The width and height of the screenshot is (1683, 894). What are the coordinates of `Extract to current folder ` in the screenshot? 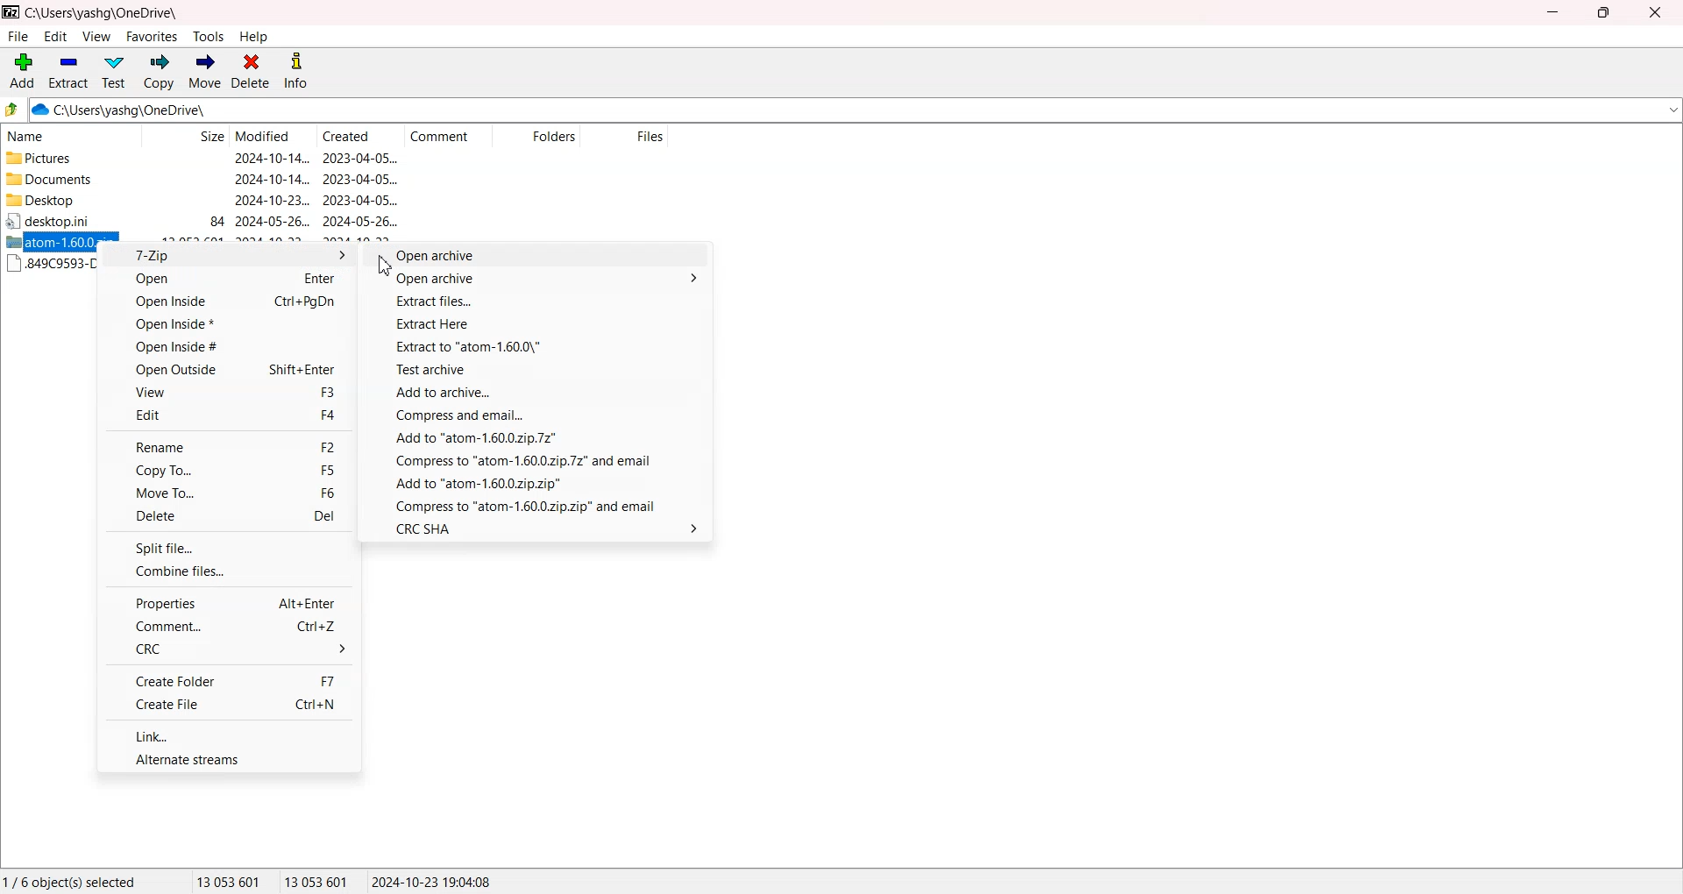 It's located at (540, 348).